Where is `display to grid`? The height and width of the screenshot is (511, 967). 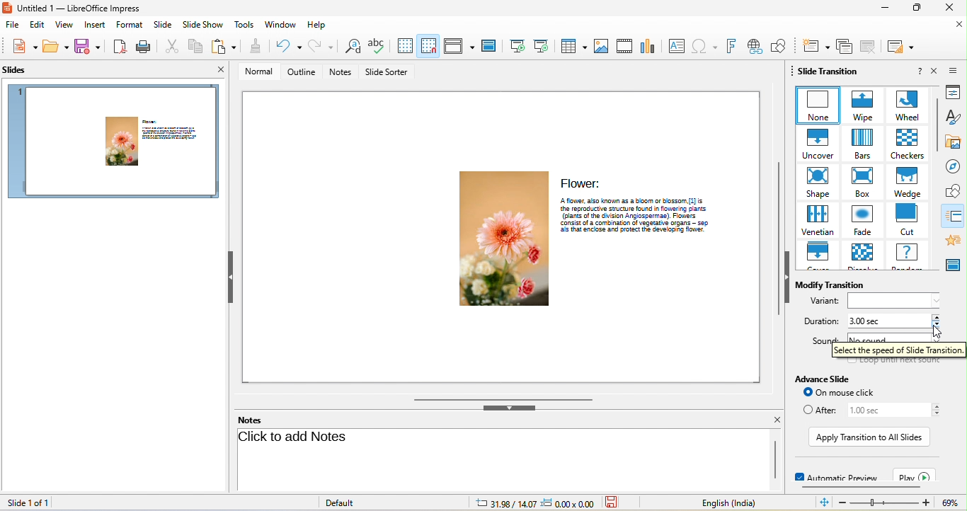 display to grid is located at coordinates (401, 46).